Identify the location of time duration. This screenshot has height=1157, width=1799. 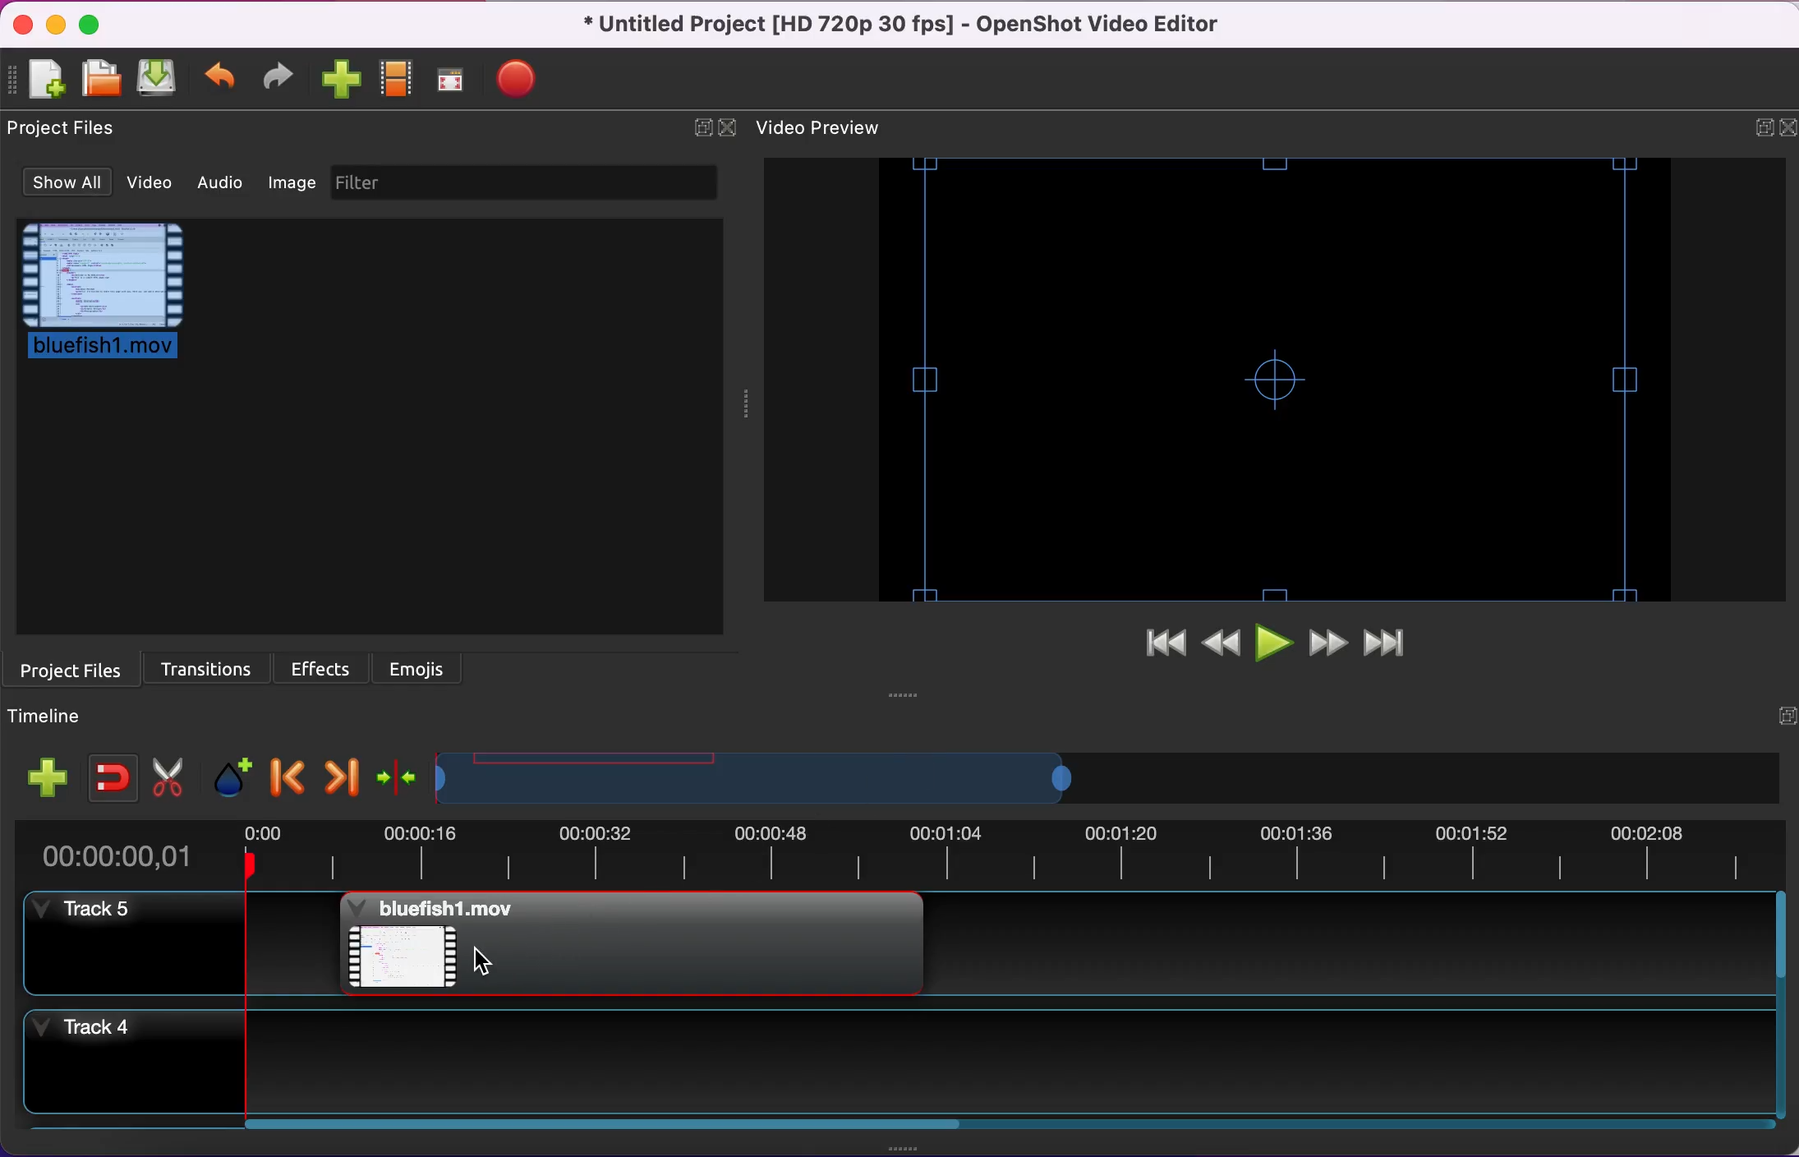
(902, 850).